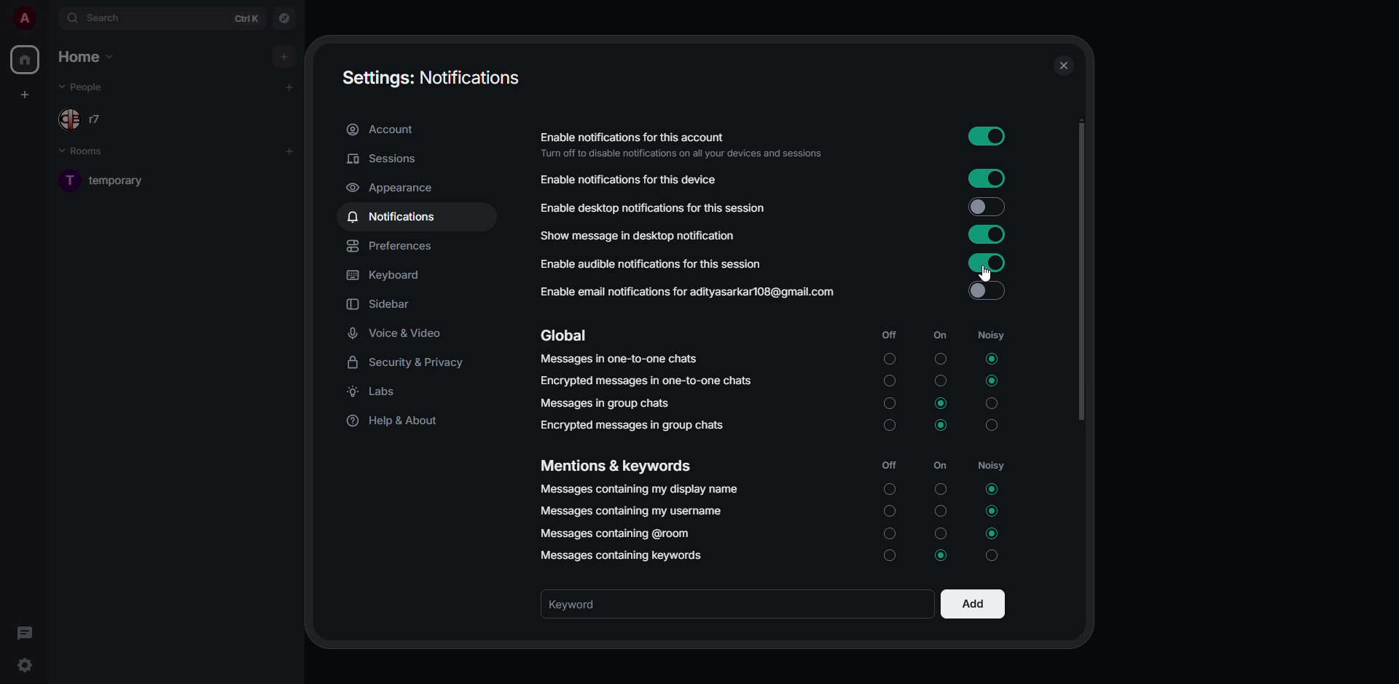 The image size is (1399, 684). I want to click on ctrl K, so click(246, 17).